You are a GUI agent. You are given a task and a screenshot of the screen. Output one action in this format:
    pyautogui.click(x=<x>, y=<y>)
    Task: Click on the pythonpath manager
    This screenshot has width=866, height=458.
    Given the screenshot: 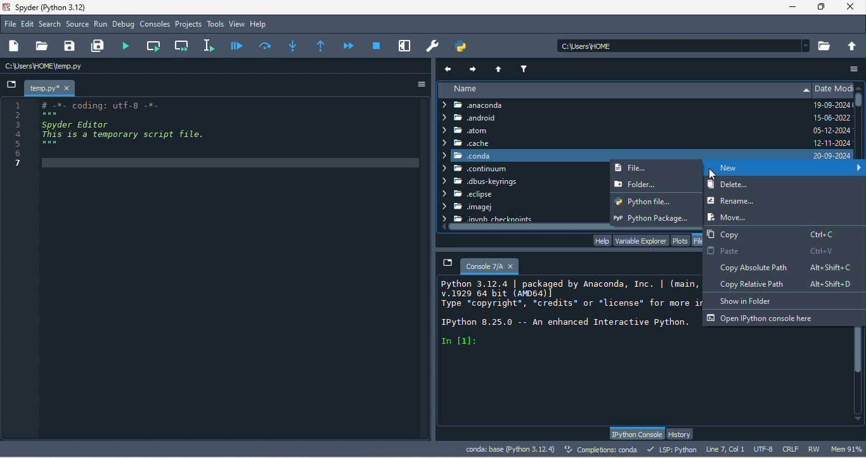 What is the action you would take?
    pyautogui.click(x=464, y=46)
    